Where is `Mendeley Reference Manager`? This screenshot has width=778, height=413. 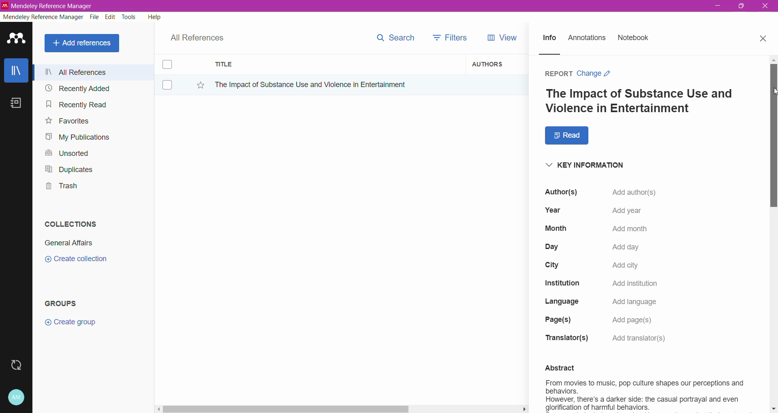 Mendeley Reference Manager is located at coordinates (43, 17).